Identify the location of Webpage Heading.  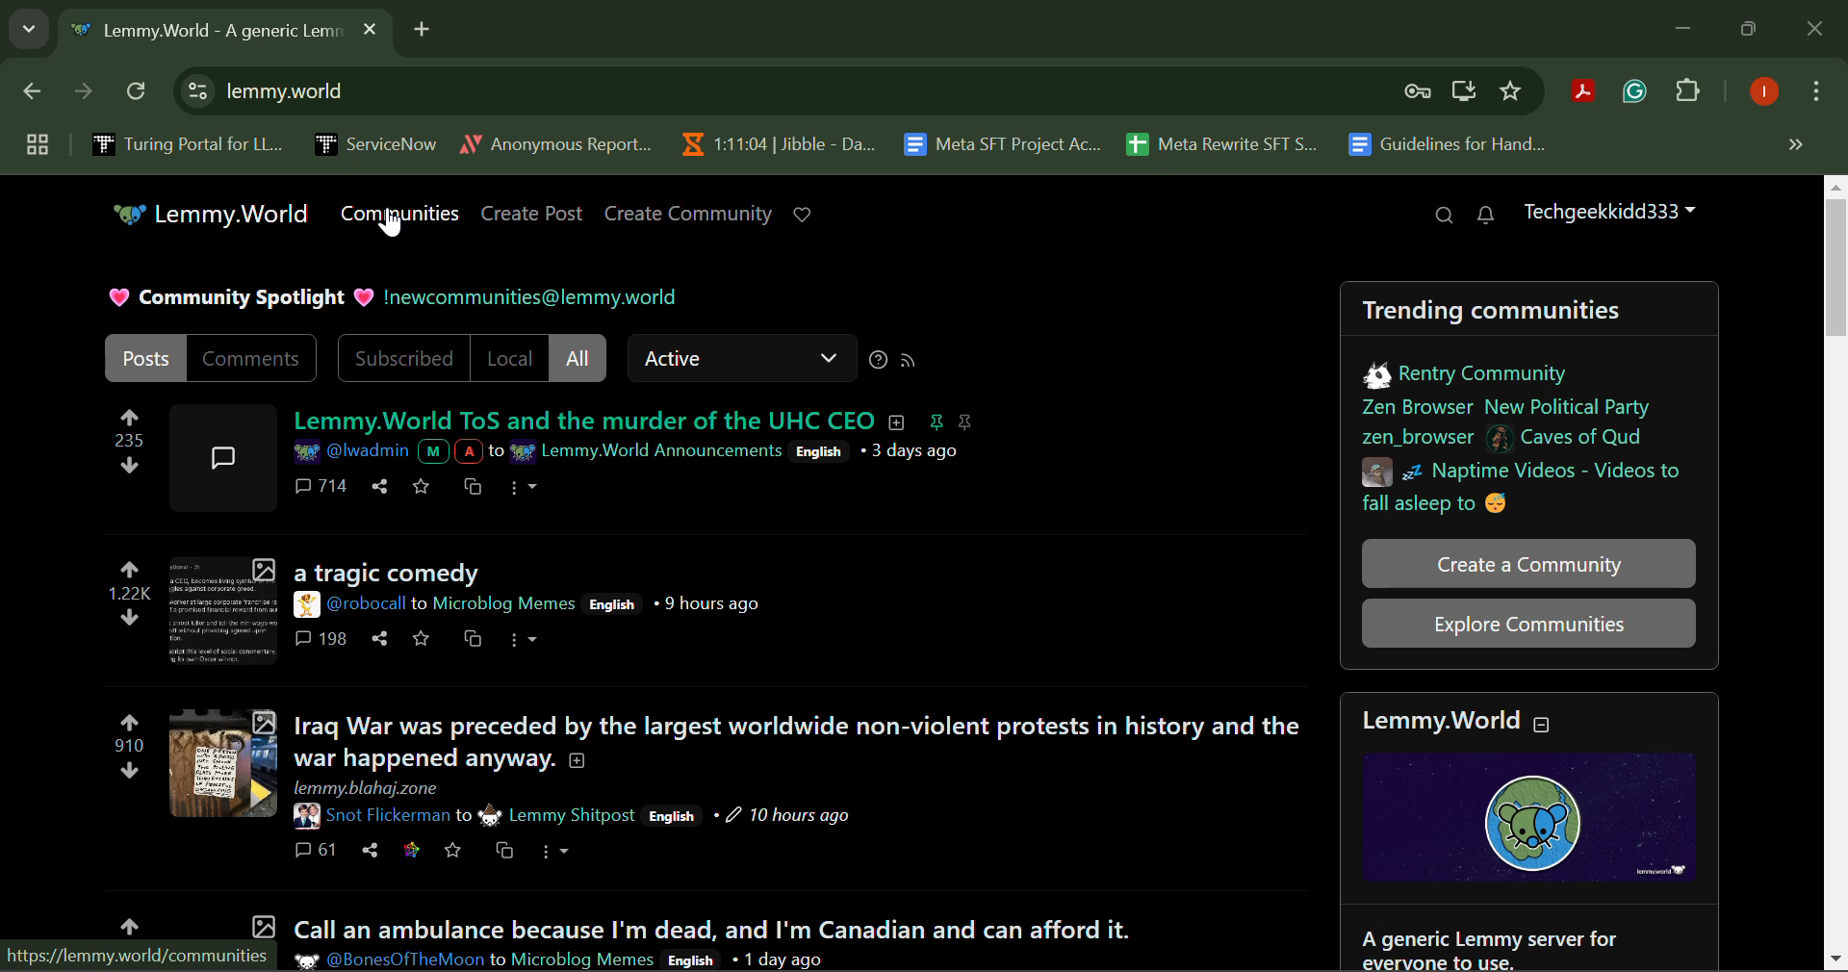
(204, 33).